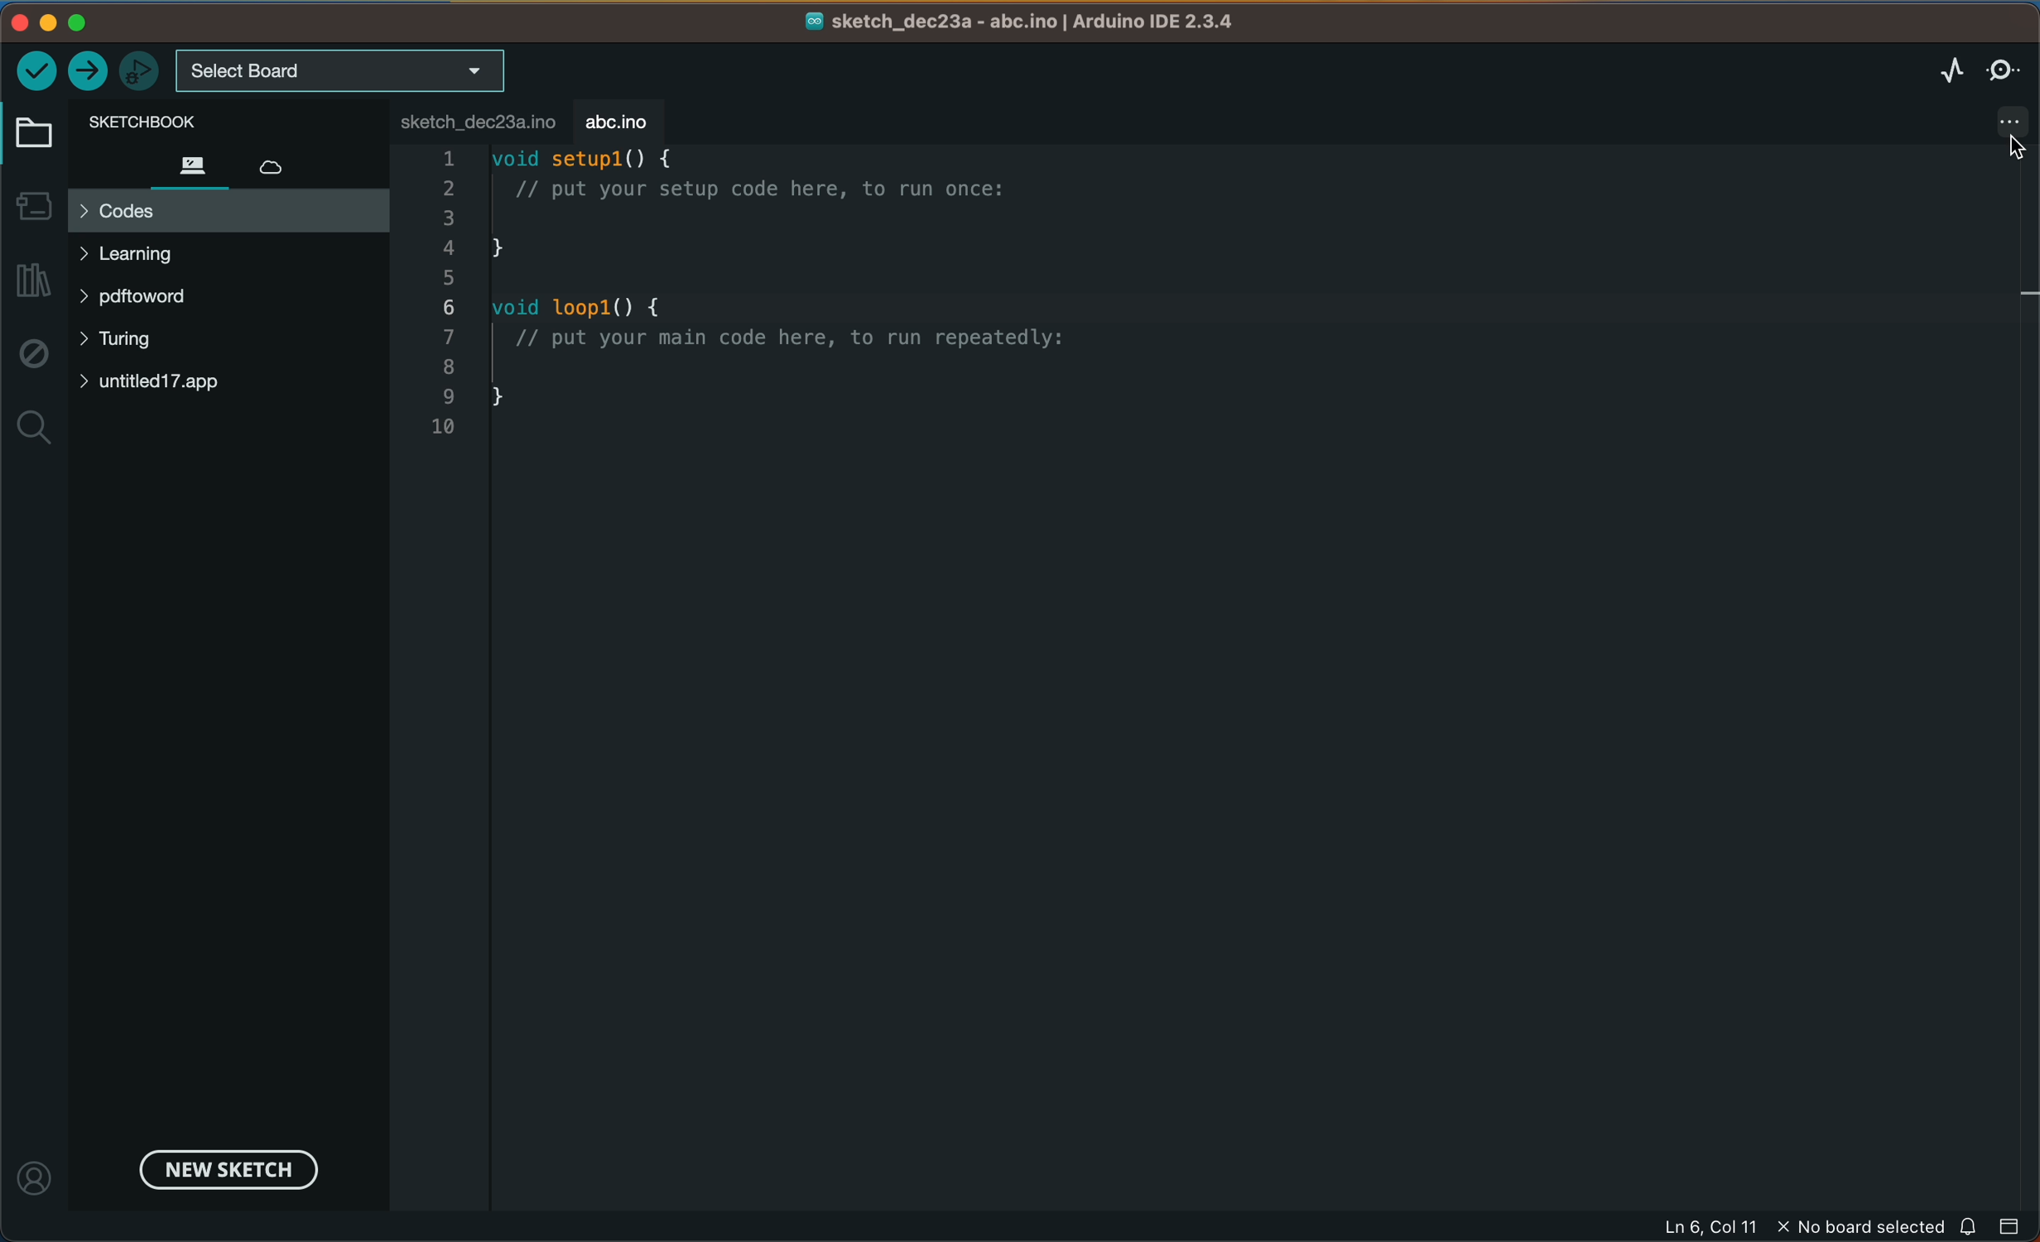  What do you see at coordinates (1798, 1226) in the screenshot?
I see `file information` at bounding box center [1798, 1226].